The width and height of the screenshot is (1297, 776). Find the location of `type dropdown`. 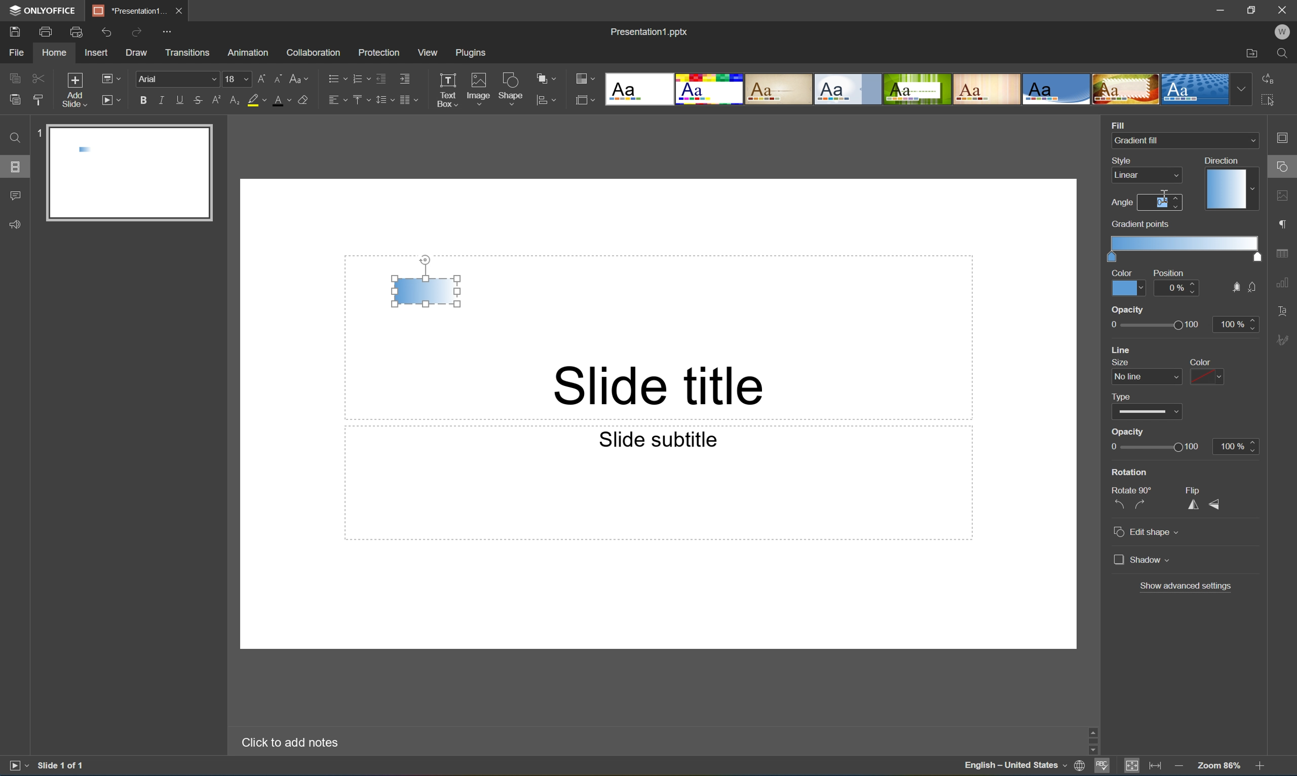

type dropdown is located at coordinates (1148, 412).